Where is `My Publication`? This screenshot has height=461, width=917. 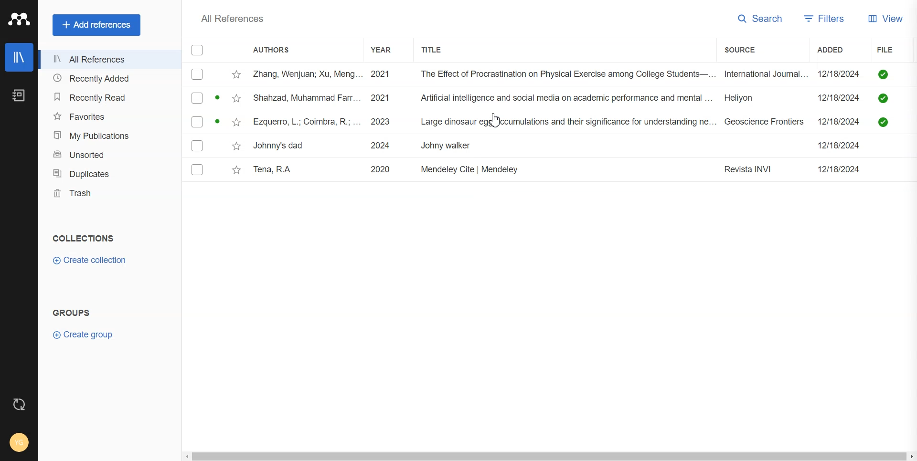
My Publication is located at coordinates (109, 135).